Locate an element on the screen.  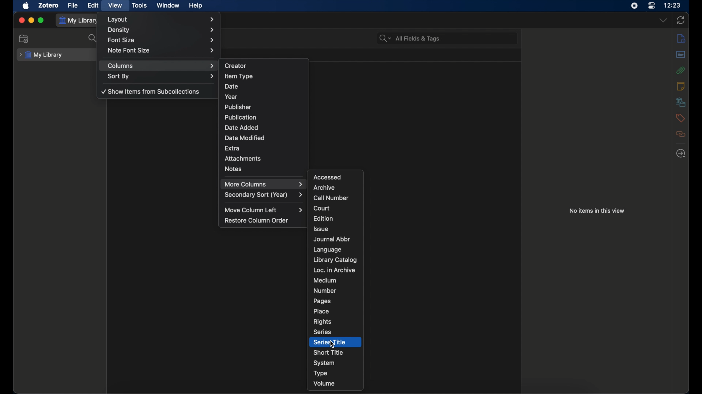
notes is located at coordinates (681, 86).